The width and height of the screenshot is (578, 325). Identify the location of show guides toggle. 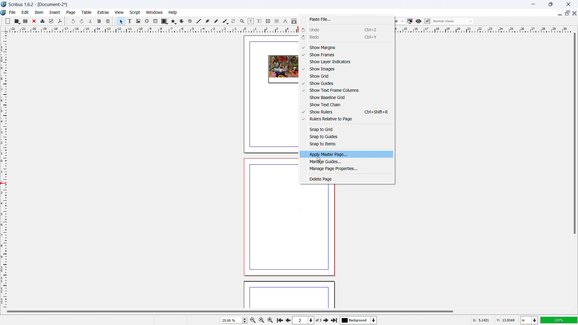
(347, 84).